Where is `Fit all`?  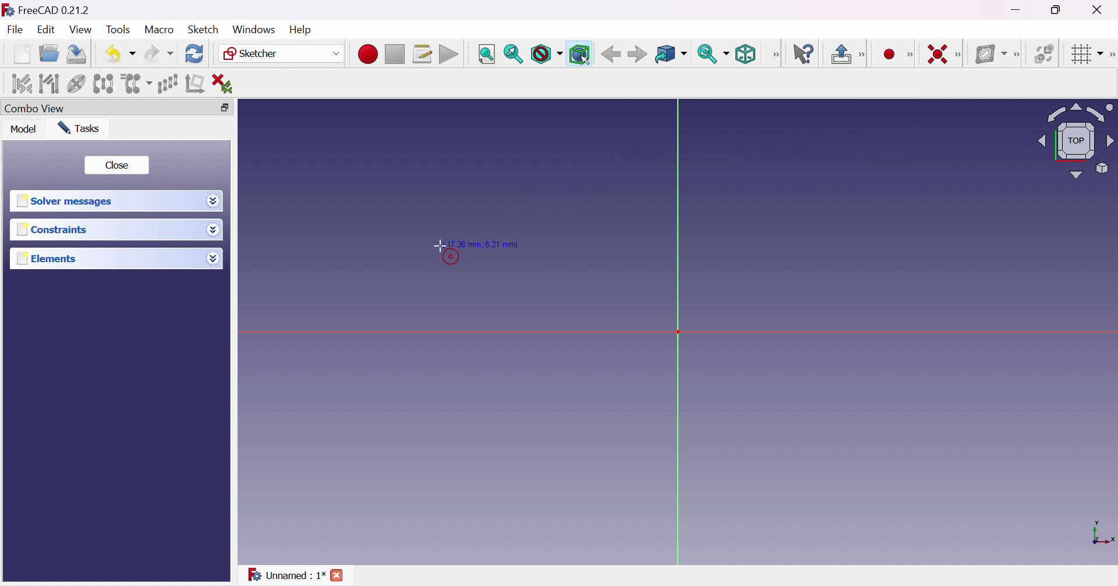
Fit all is located at coordinates (486, 53).